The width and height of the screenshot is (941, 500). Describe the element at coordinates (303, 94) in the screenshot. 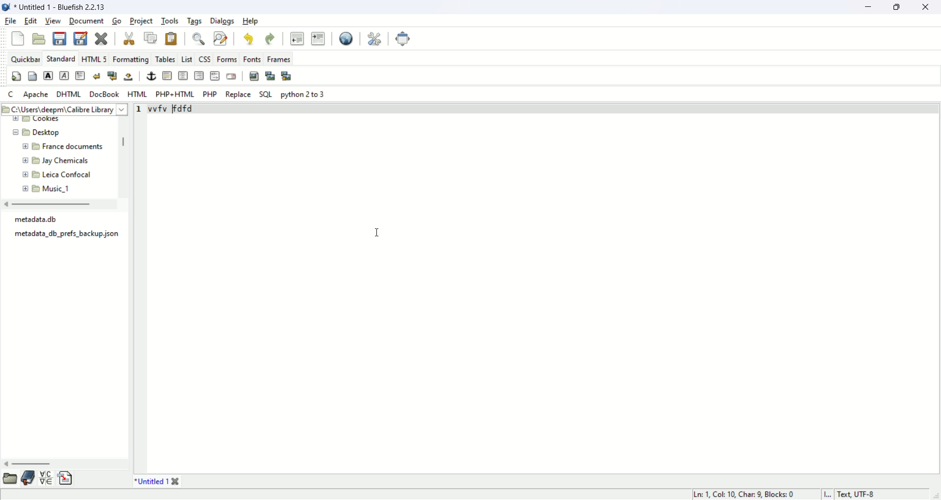

I see `python 2 to 3` at that location.